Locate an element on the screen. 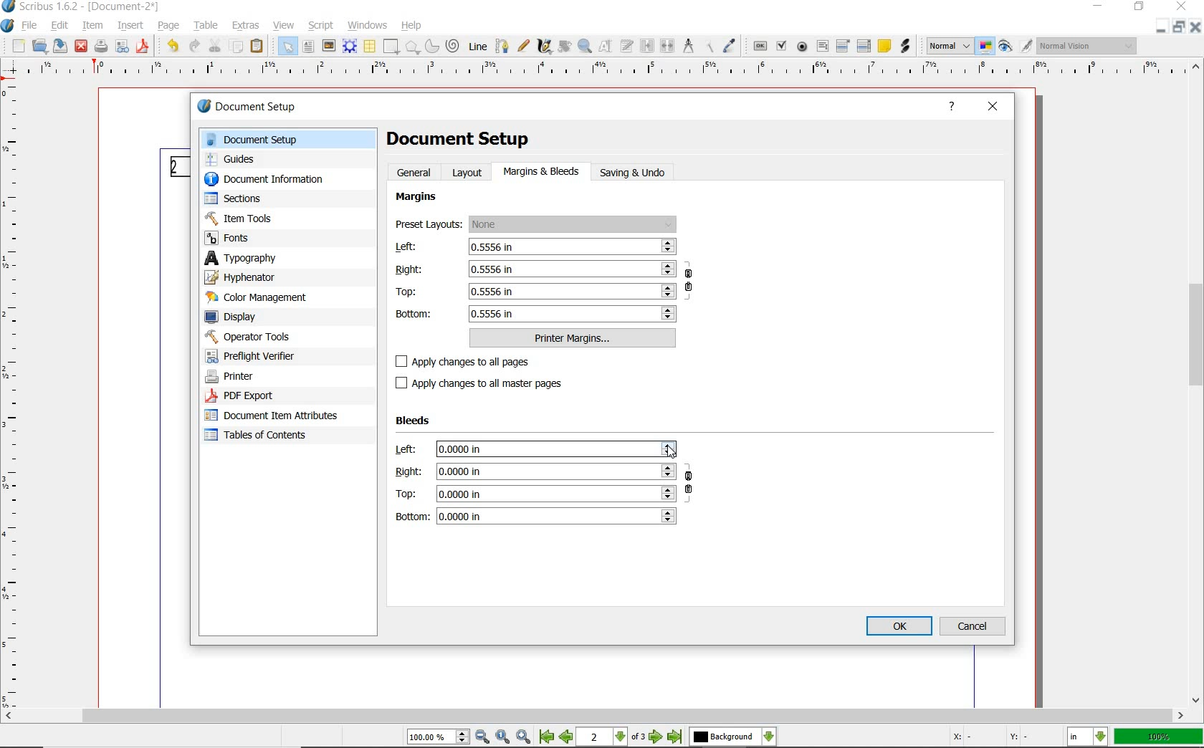  zoom factor 100% is located at coordinates (1159, 737).